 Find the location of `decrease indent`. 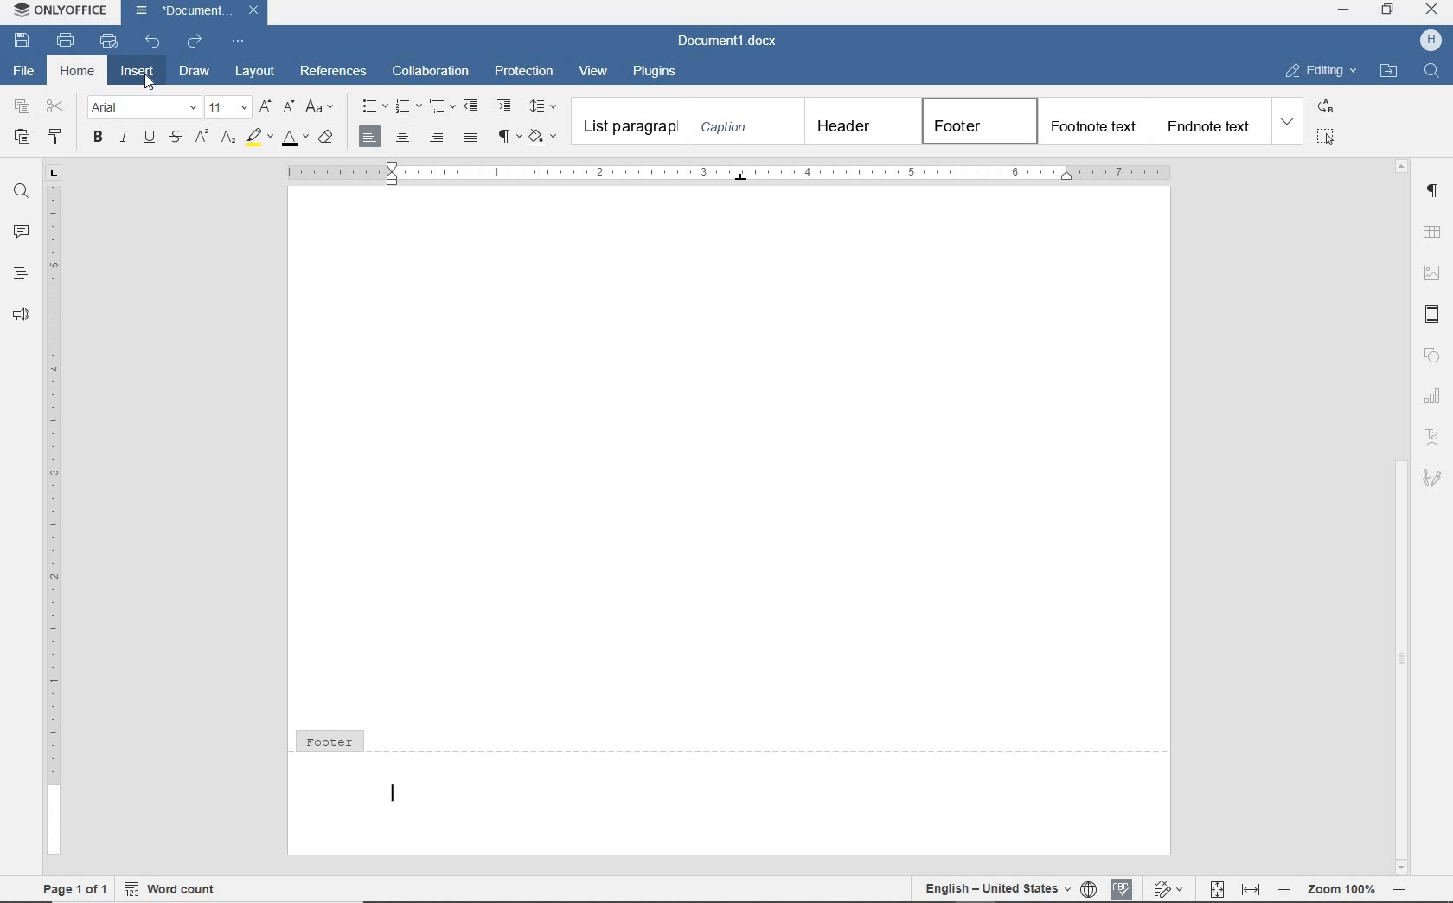

decrease indent is located at coordinates (471, 107).